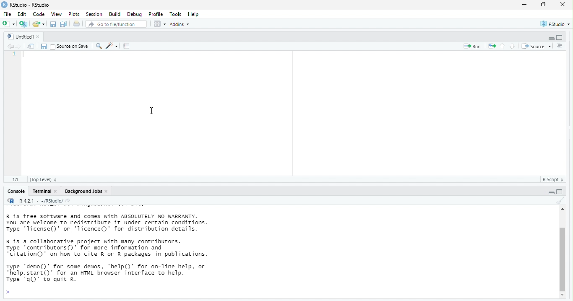 The height and width of the screenshot is (301, 573). What do you see at coordinates (195, 14) in the screenshot?
I see `help` at bounding box center [195, 14].